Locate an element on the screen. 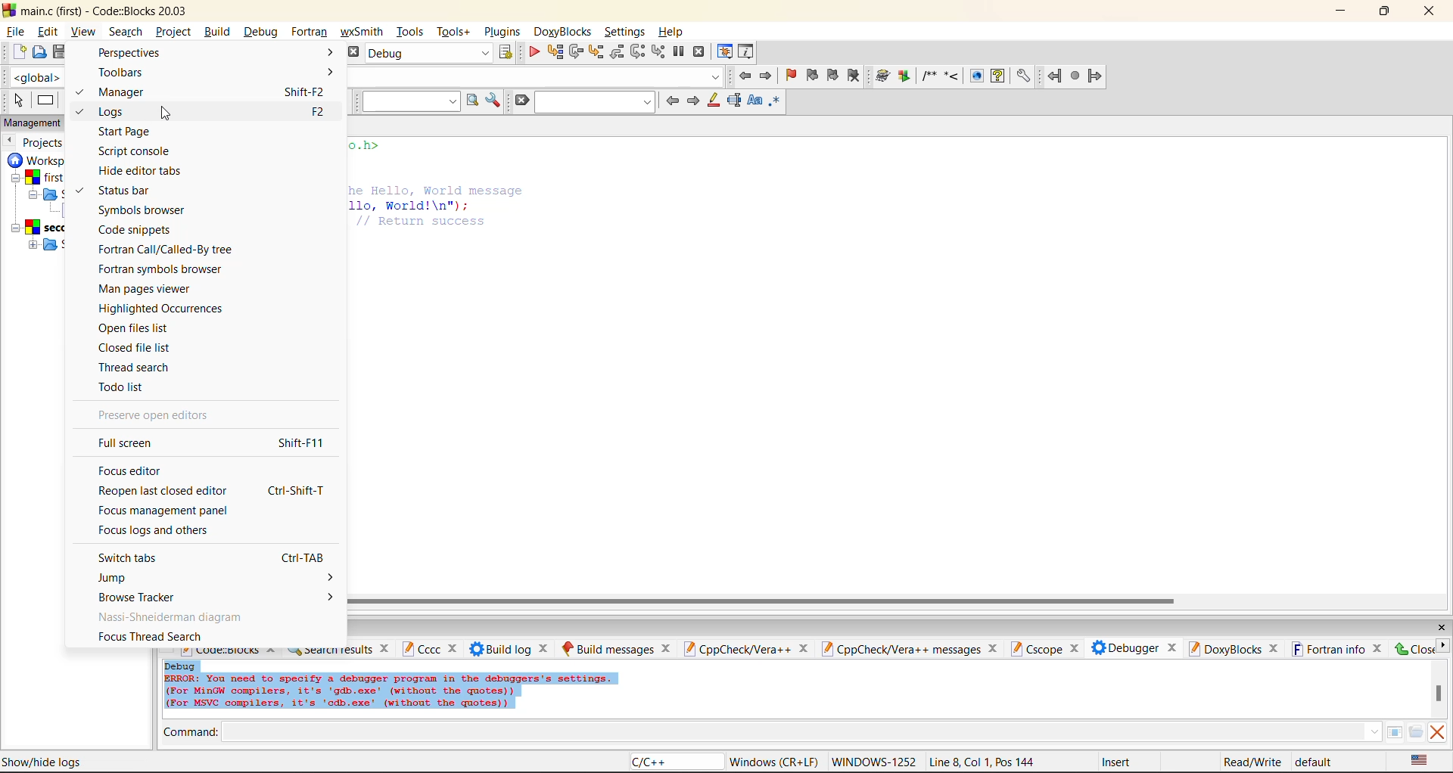 The height and width of the screenshot is (773, 1453). reopen last closed editor is located at coordinates (163, 492).